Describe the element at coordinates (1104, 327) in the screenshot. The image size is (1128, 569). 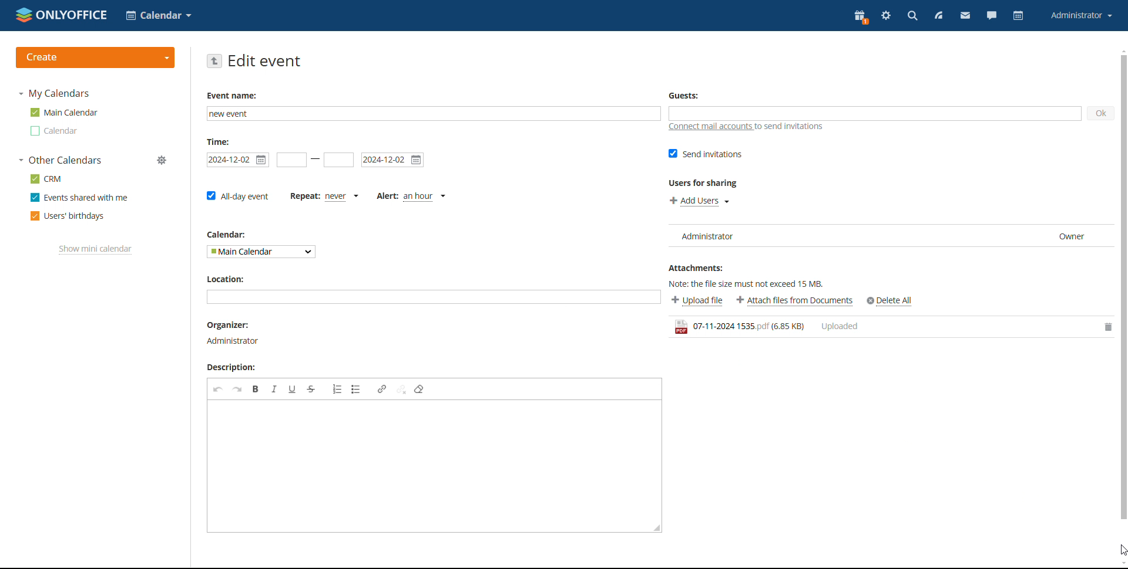
I see `delete` at that location.